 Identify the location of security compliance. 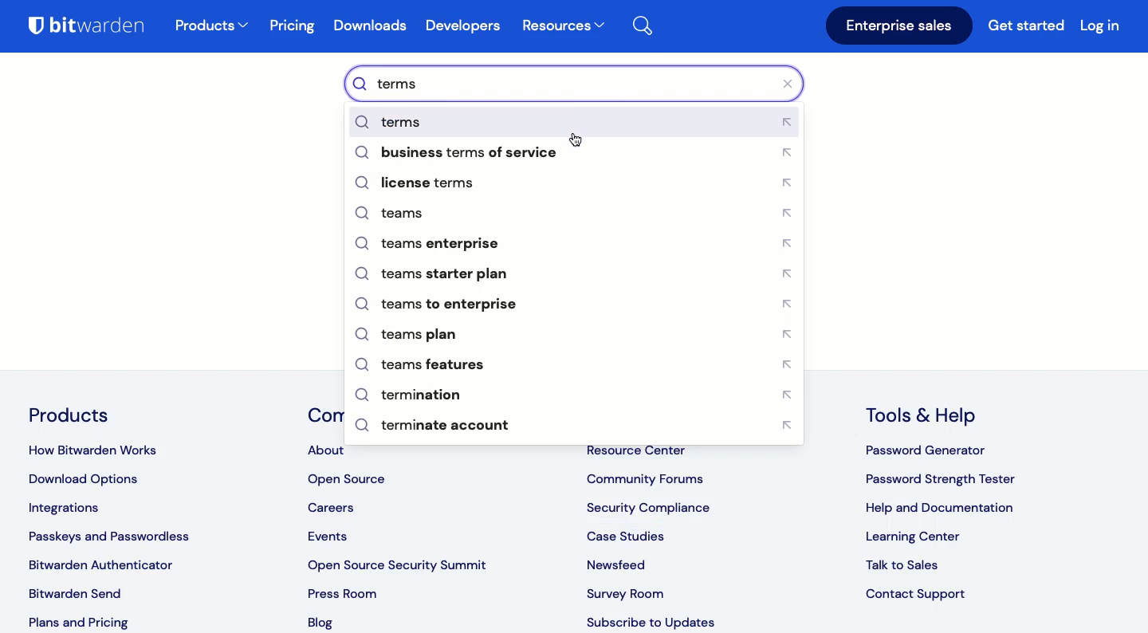
(652, 505).